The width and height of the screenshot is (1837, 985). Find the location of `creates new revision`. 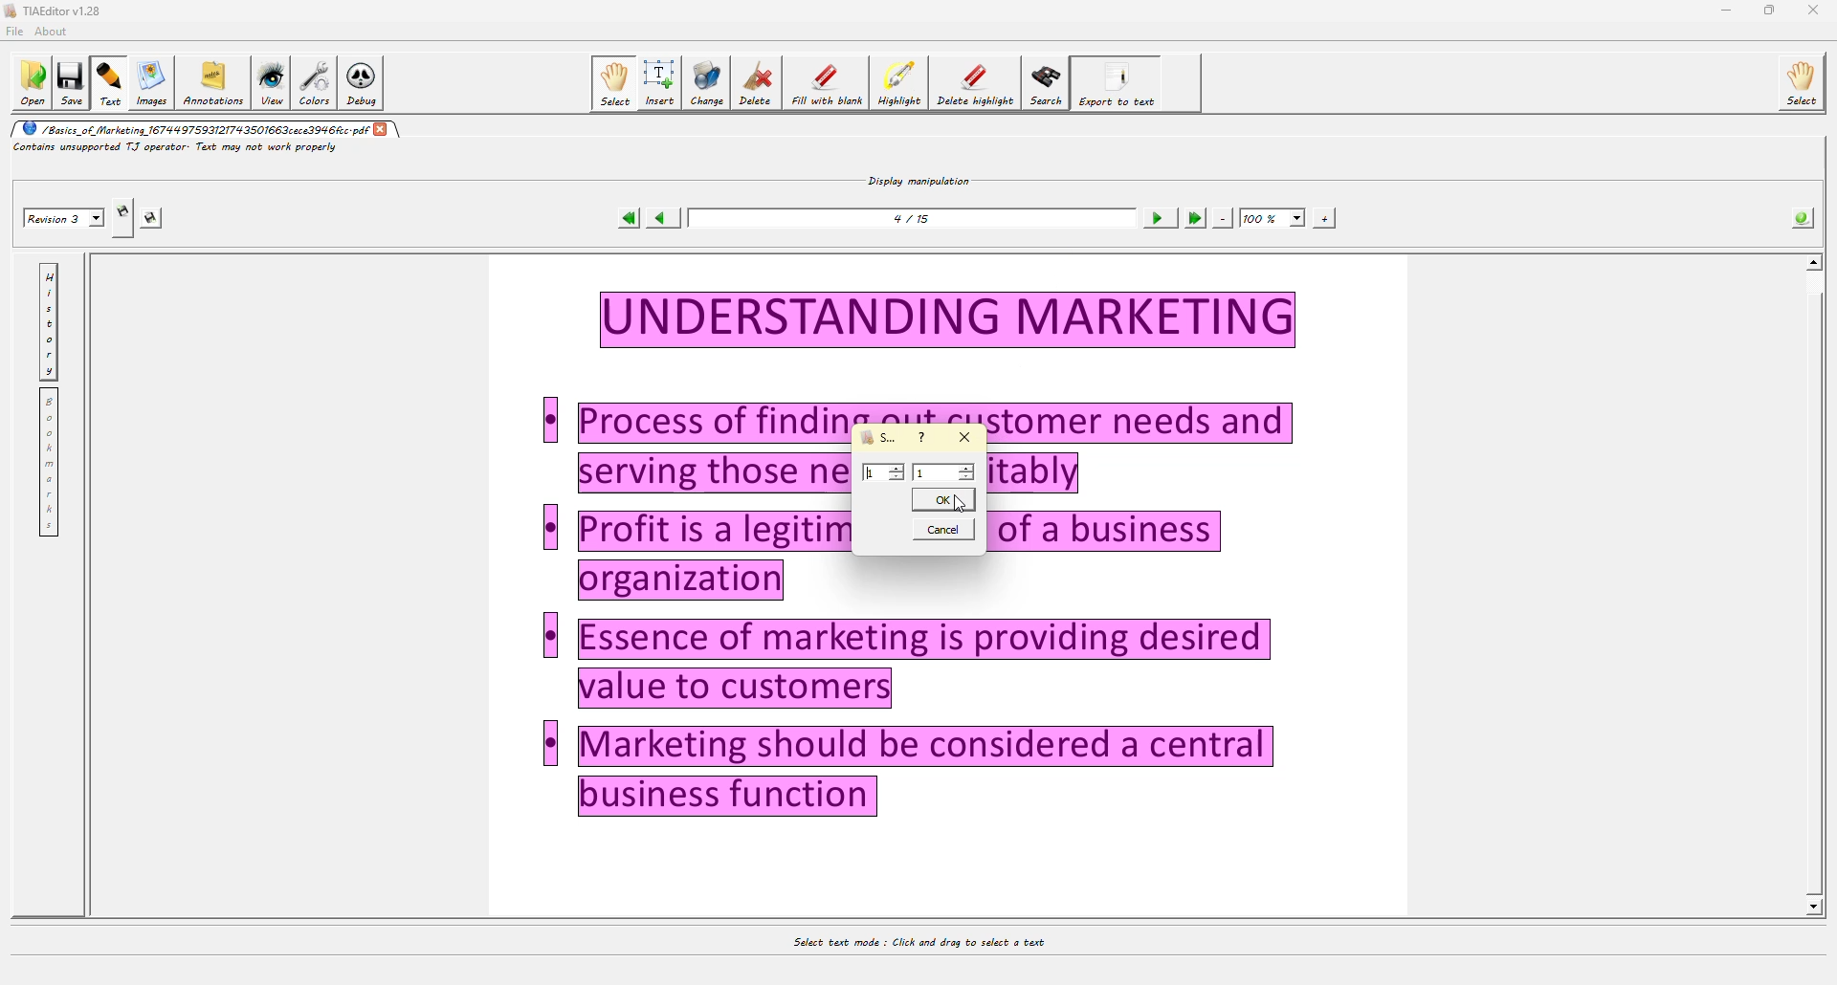

creates new revision is located at coordinates (123, 209).